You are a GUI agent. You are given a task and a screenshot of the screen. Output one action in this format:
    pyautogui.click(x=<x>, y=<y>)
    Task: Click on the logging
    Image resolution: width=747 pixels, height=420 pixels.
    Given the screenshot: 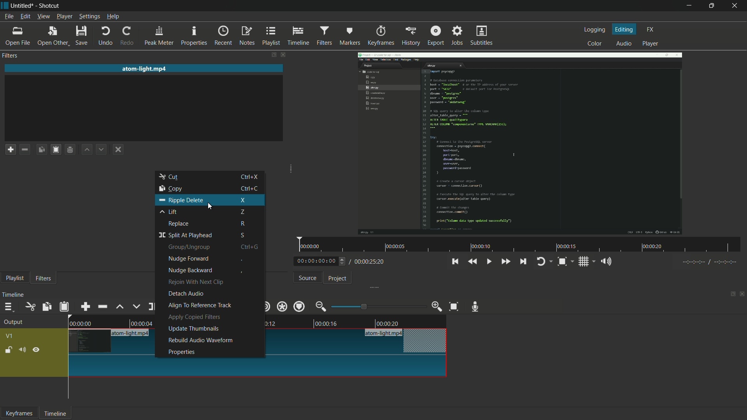 What is the action you would take?
    pyautogui.click(x=595, y=30)
    